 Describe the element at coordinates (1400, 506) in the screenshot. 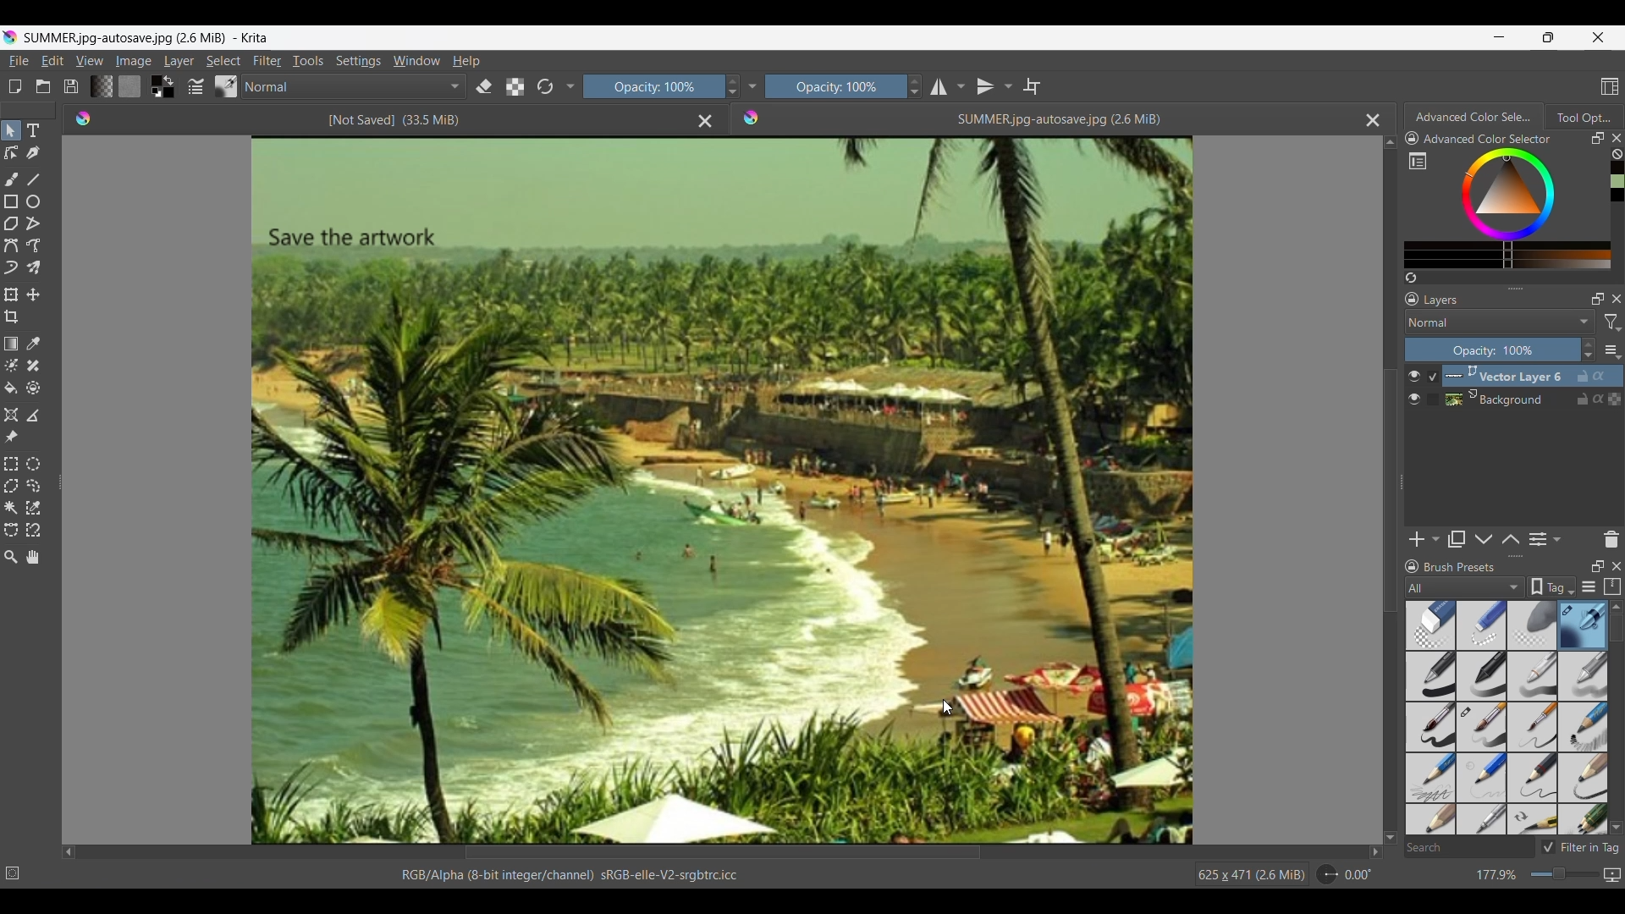

I see `Change width of panels attached to this line` at that location.